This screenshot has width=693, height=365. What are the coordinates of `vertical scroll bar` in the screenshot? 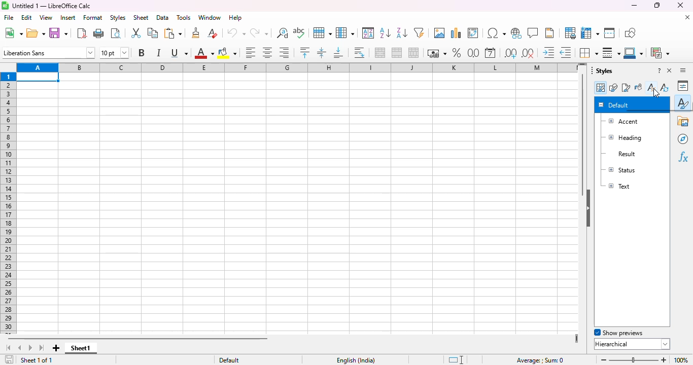 It's located at (583, 135).